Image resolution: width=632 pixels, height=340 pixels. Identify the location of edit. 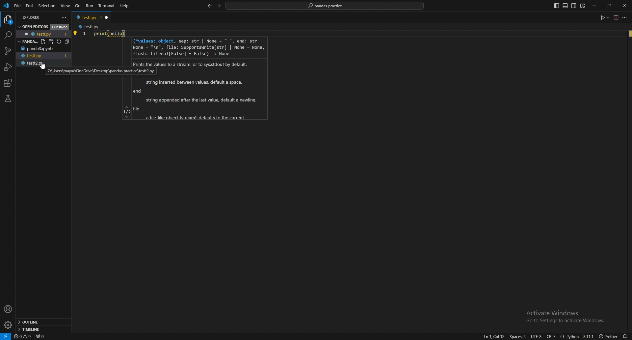
(30, 6).